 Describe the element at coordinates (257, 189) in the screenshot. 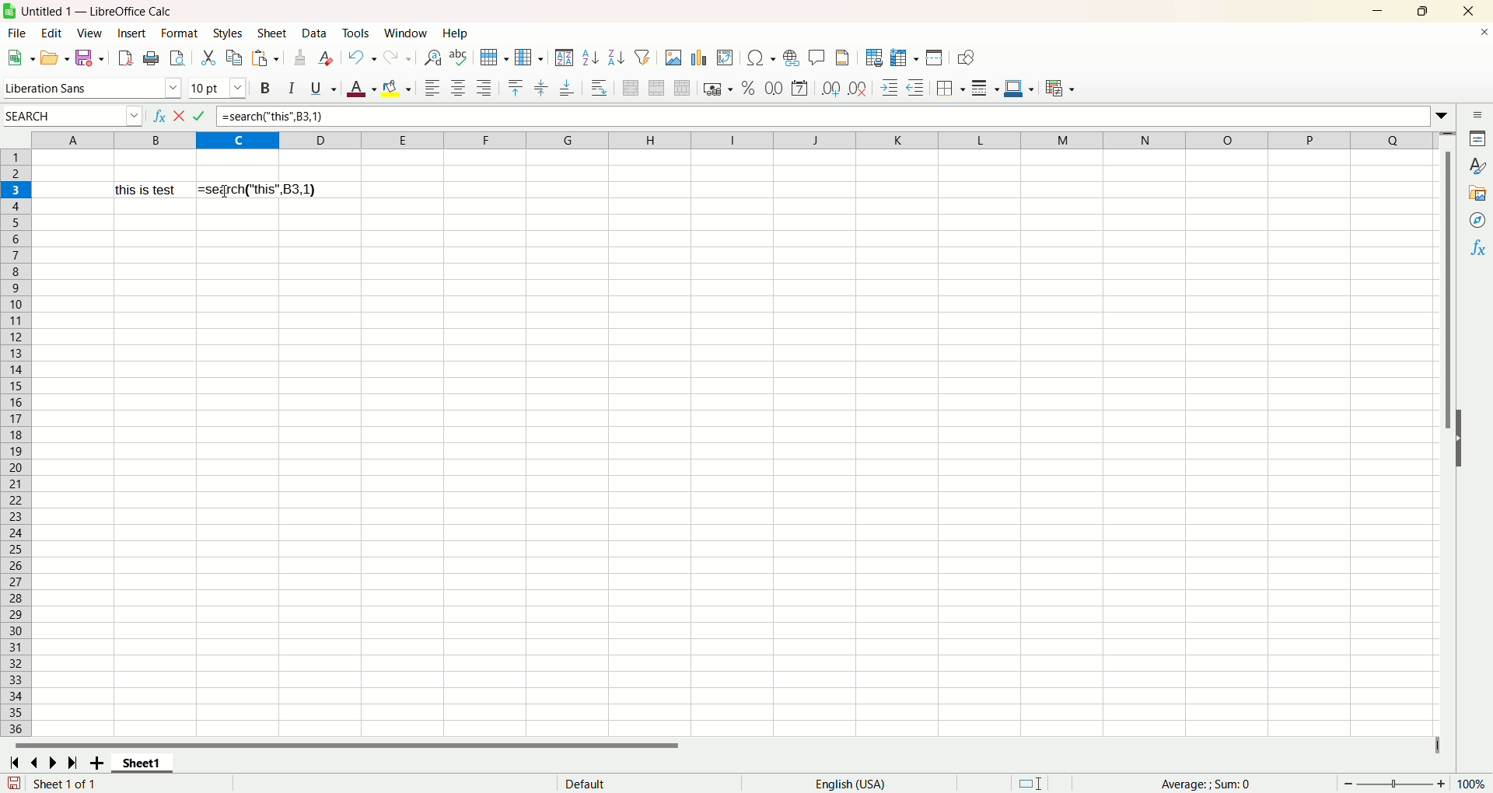

I see `formula input` at that location.